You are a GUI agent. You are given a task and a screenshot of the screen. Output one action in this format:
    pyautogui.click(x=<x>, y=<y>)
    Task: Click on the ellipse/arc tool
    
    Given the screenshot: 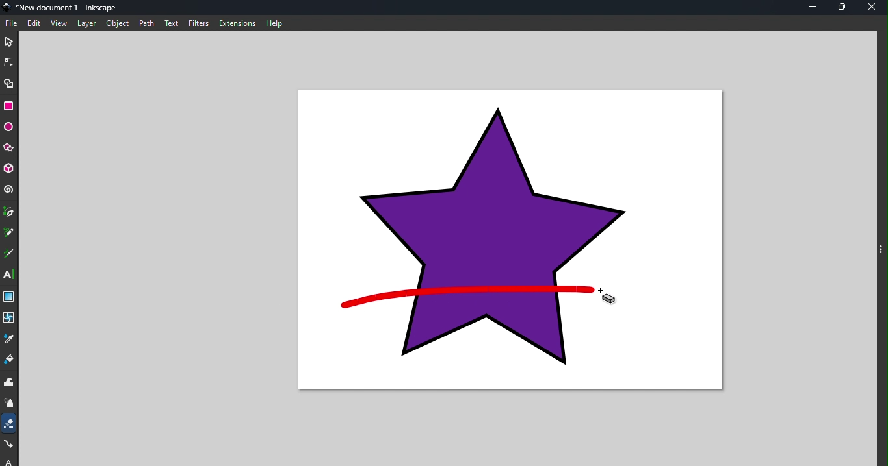 What is the action you would take?
    pyautogui.click(x=8, y=127)
    